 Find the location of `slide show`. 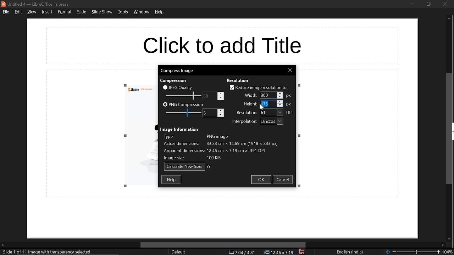

slide show is located at coordinates (102, 13).